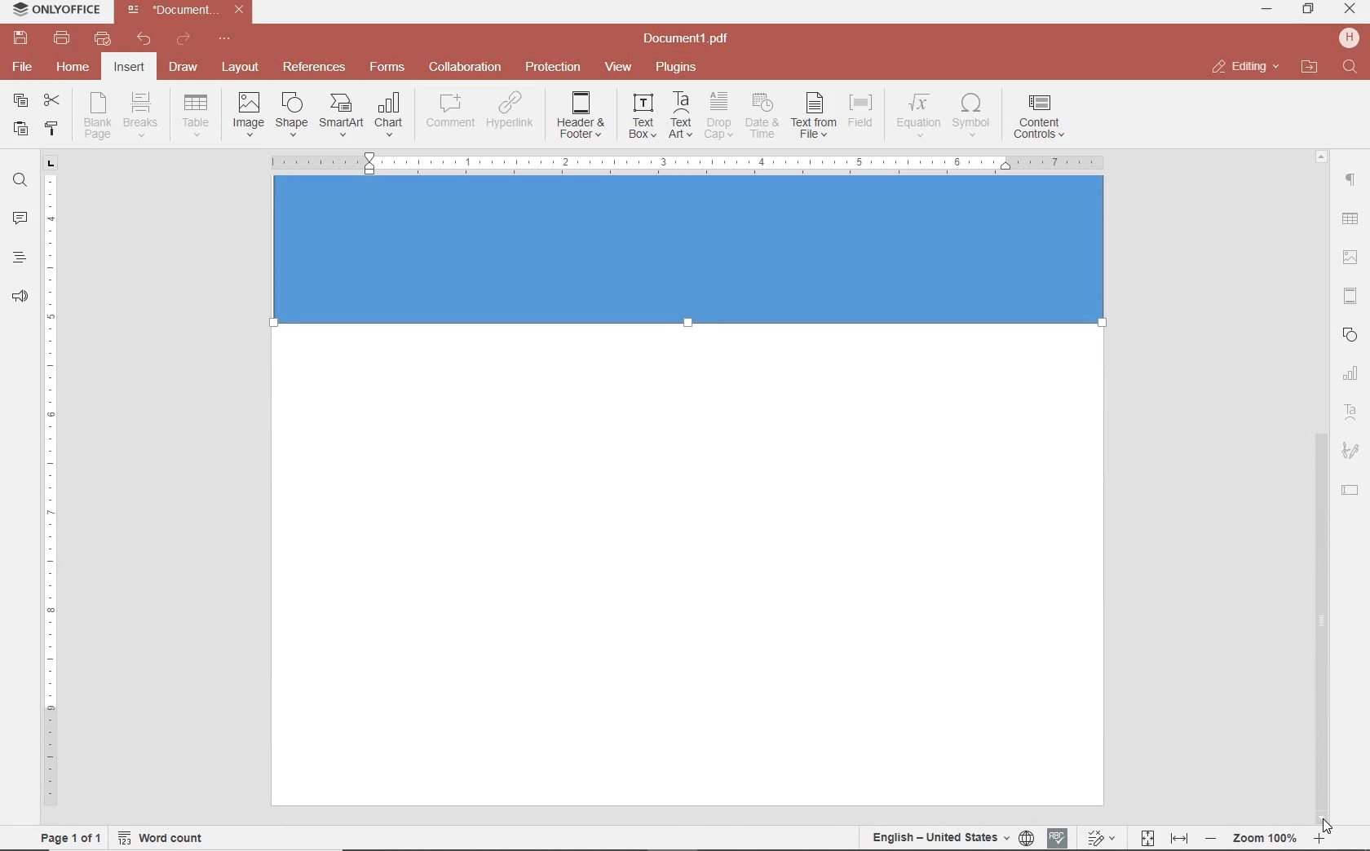 Image resolution: width=1370 pixels, height=851 pixels. Describe the element at coordinates (182, 42) in the screenshot. I see `redo` at that location.